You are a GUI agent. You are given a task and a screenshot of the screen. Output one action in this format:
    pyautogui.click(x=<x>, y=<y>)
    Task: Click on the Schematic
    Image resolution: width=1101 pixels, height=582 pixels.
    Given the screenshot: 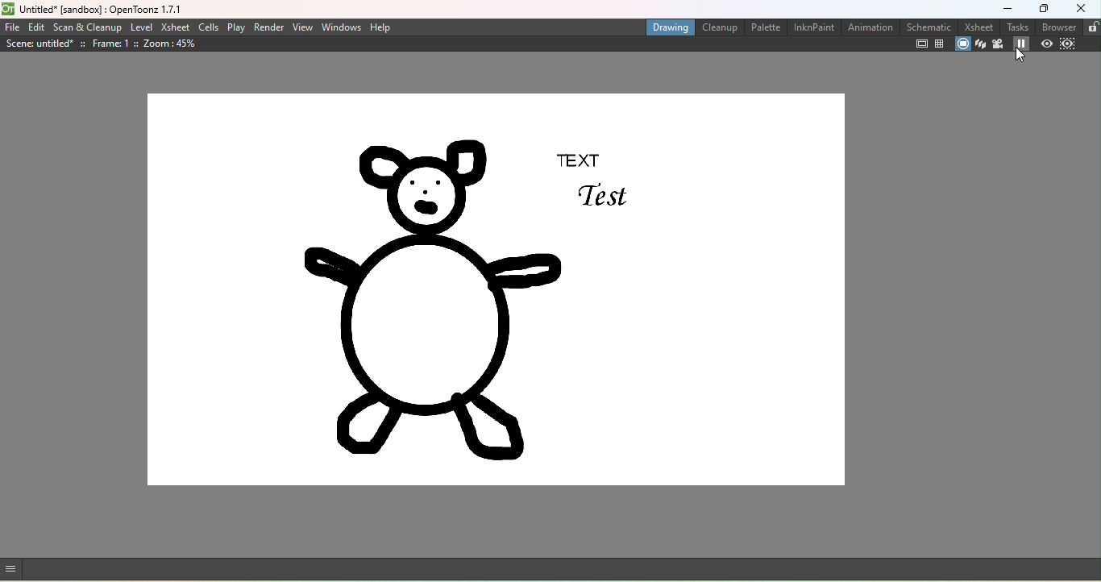 What is the action you would take?
    pyautogui.click(x=929, y=27)
    